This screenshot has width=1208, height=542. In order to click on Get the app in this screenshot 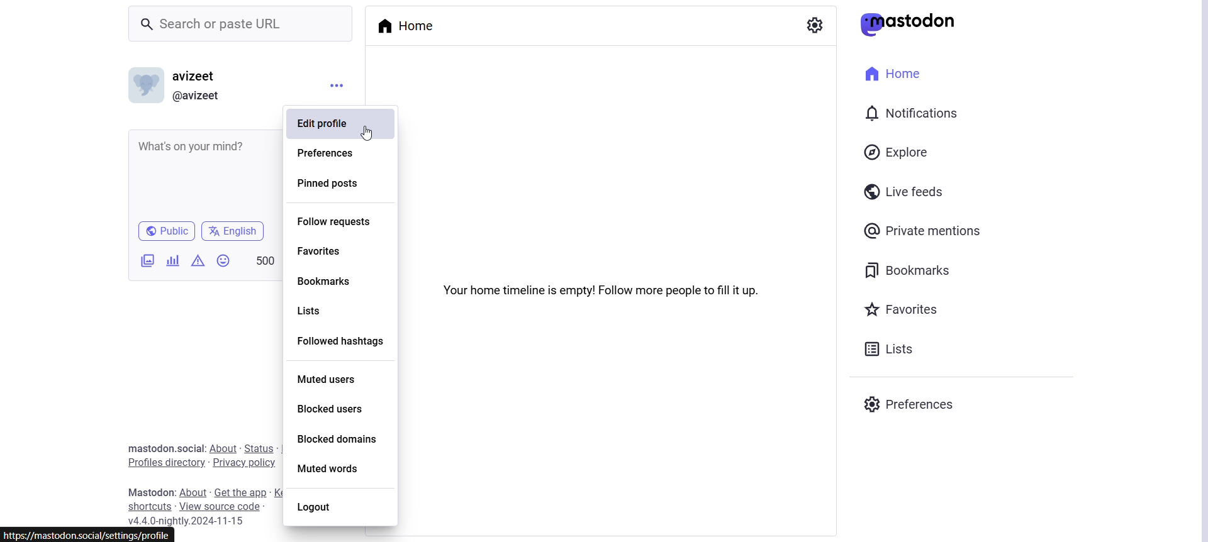, I will do `click(240, 492)`.